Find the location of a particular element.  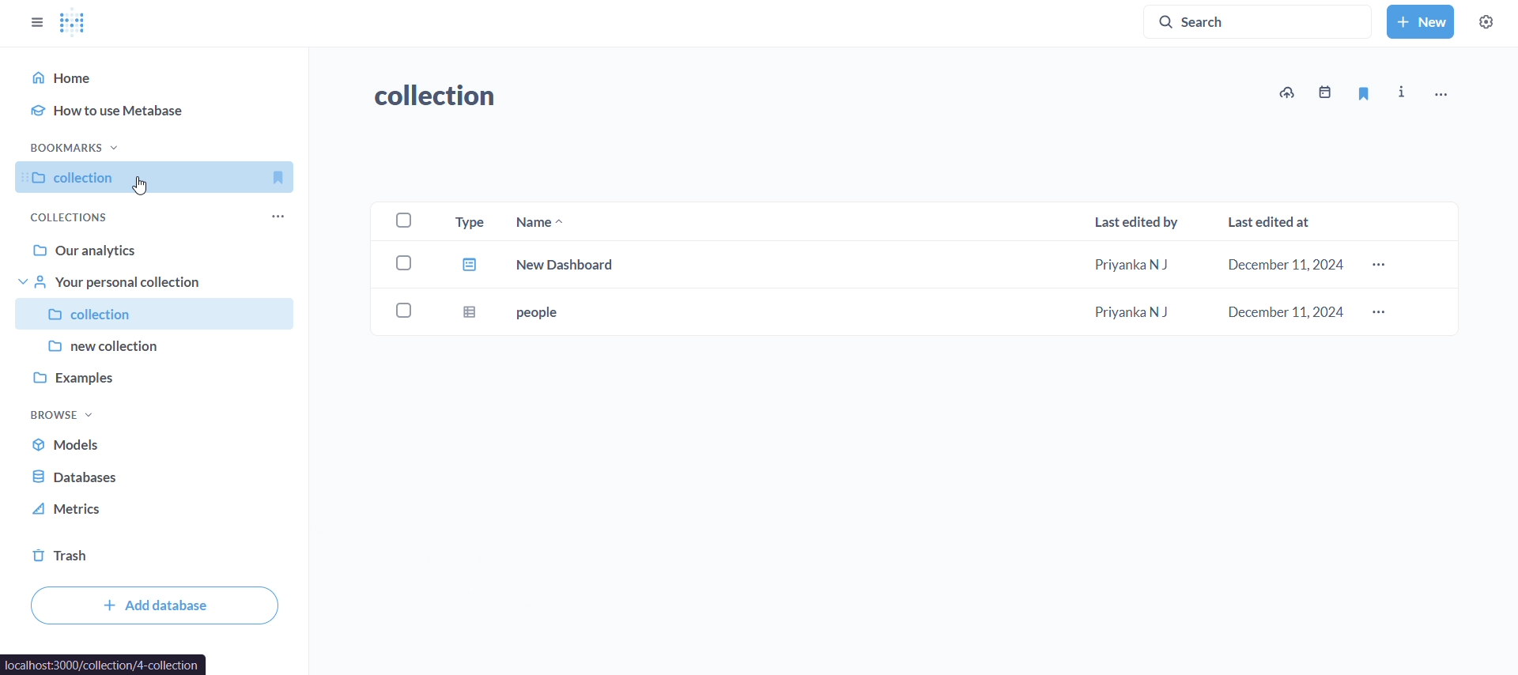

logo is located at coordinates (74, 22).